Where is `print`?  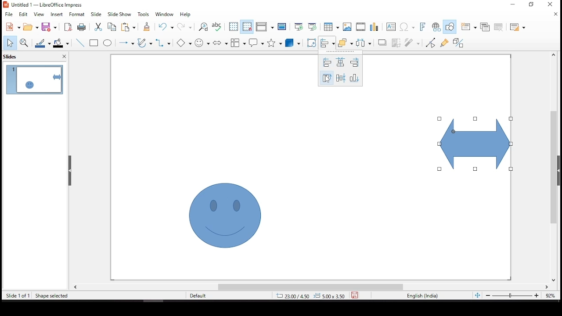 print is located at coordinates (81, 27).